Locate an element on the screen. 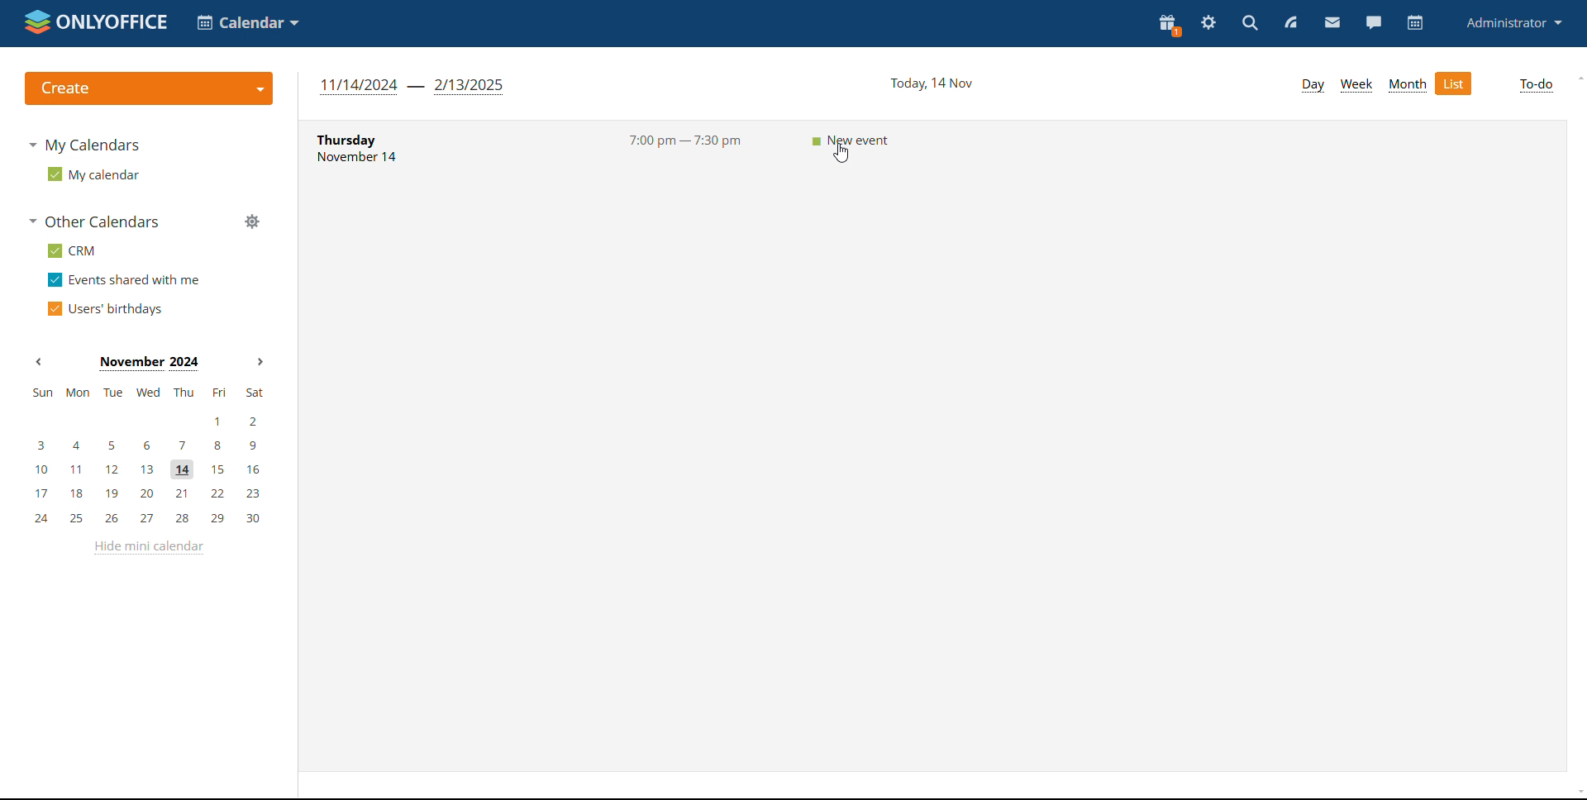  crm is located at coordinates (69, 250).